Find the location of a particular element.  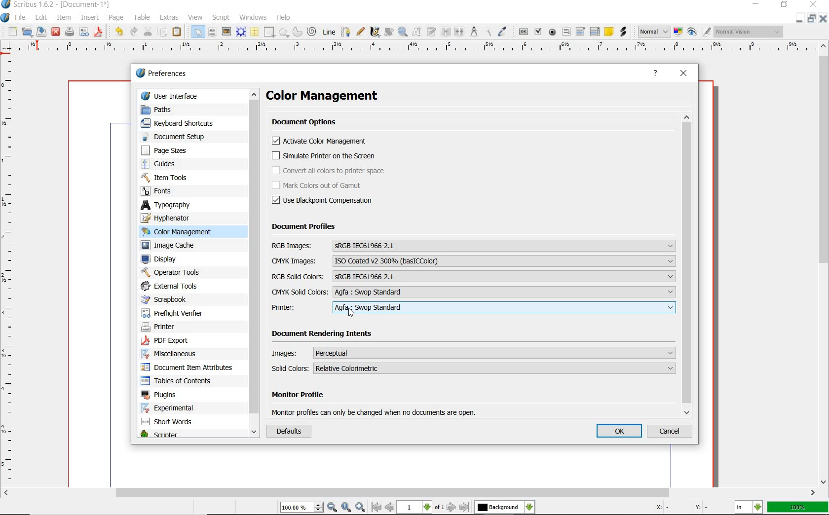

link annotation is located at coordinates (624, 32).